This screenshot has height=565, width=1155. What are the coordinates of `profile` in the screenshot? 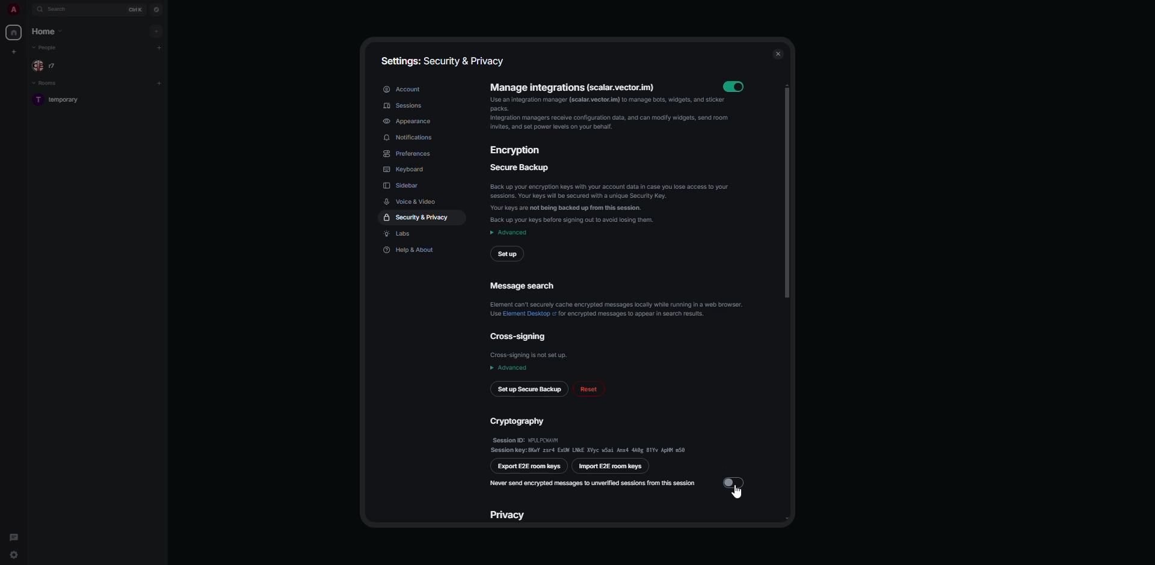 It's located at (13, 9).